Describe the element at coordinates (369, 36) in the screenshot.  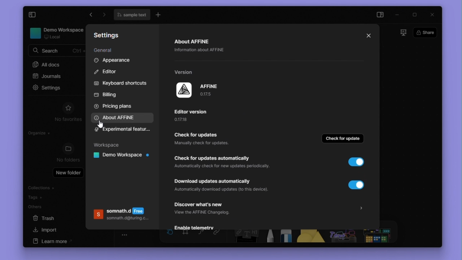
I see `close` at that location.